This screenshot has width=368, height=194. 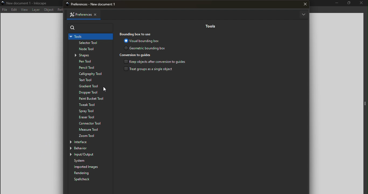 What do you see at coordinates (91, 49) in the screenshot?
I see `Node` at bounding box center [91, 49].